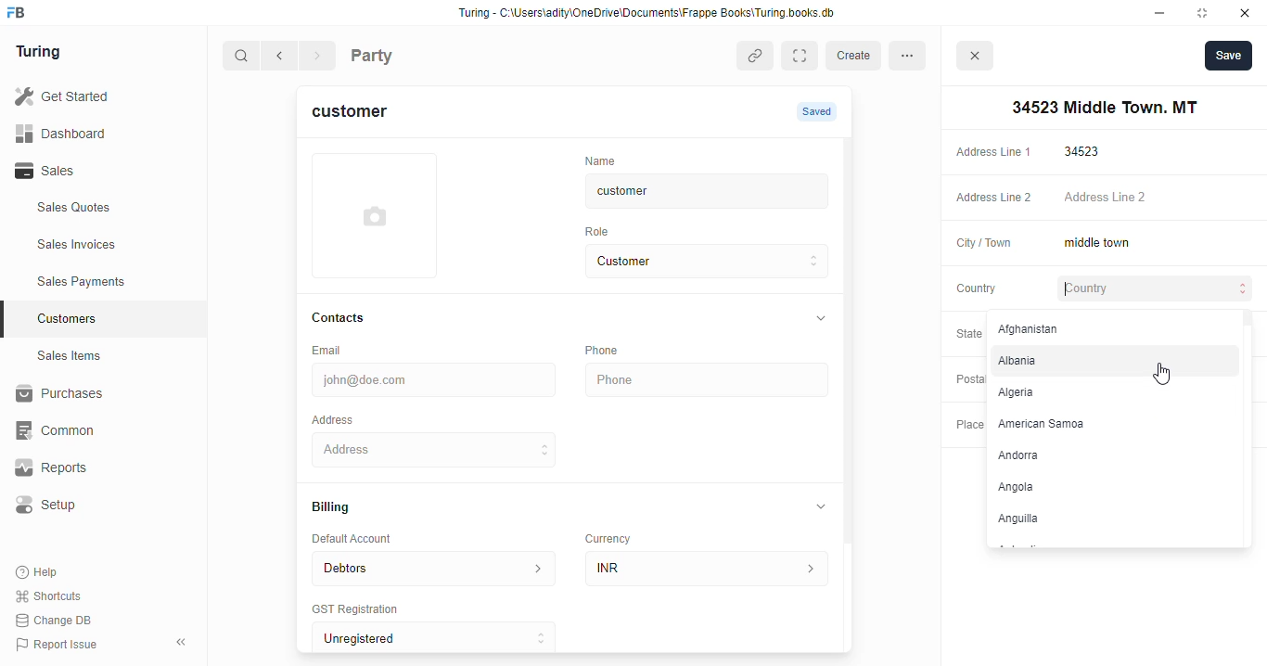  What do you see at coordinates (114, 316) in the screenshot?
I see `Customers` at bounding box center [114, 316].